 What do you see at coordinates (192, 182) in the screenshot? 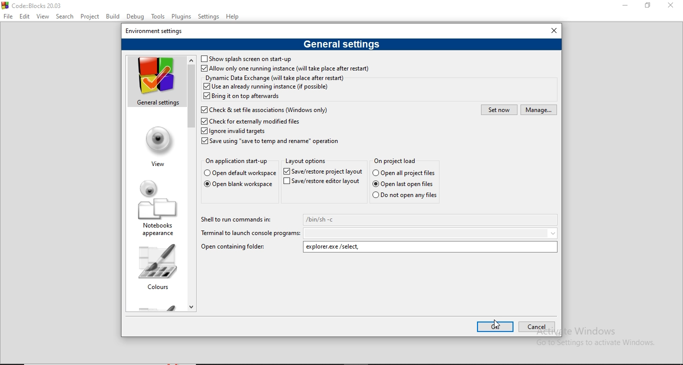
I see `scroll bar` at bounding box center [192, 182].